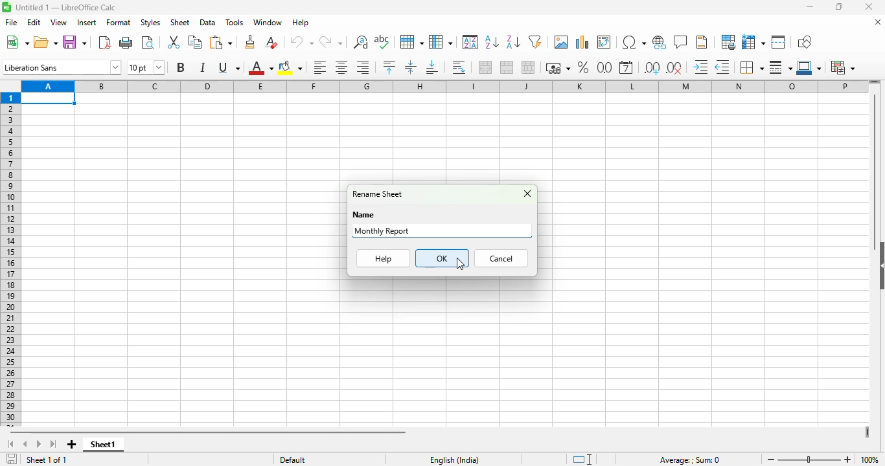 The image size is (885, 466). Describe the element at coordinates (301, 23) in the screenshot. I see `help` at that location.